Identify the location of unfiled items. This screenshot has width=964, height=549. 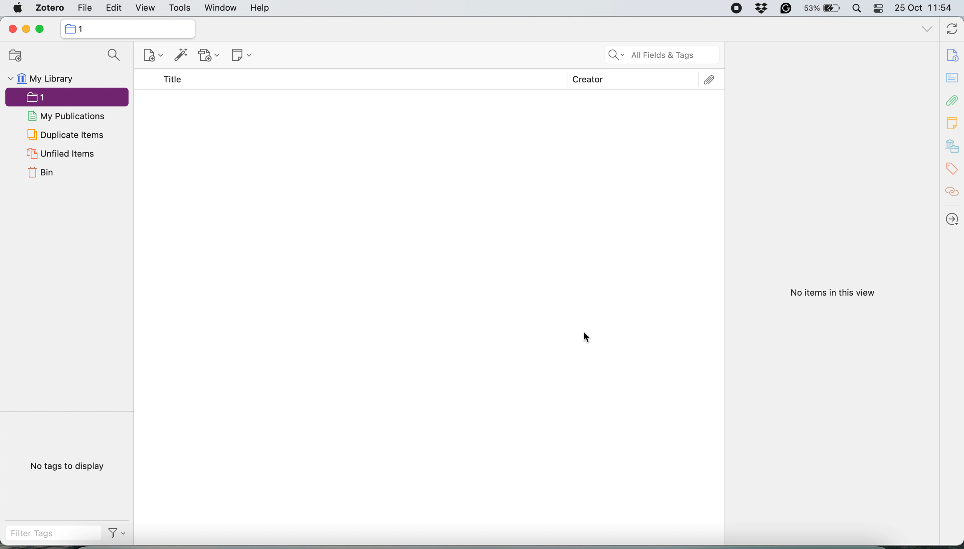
(62, 153).